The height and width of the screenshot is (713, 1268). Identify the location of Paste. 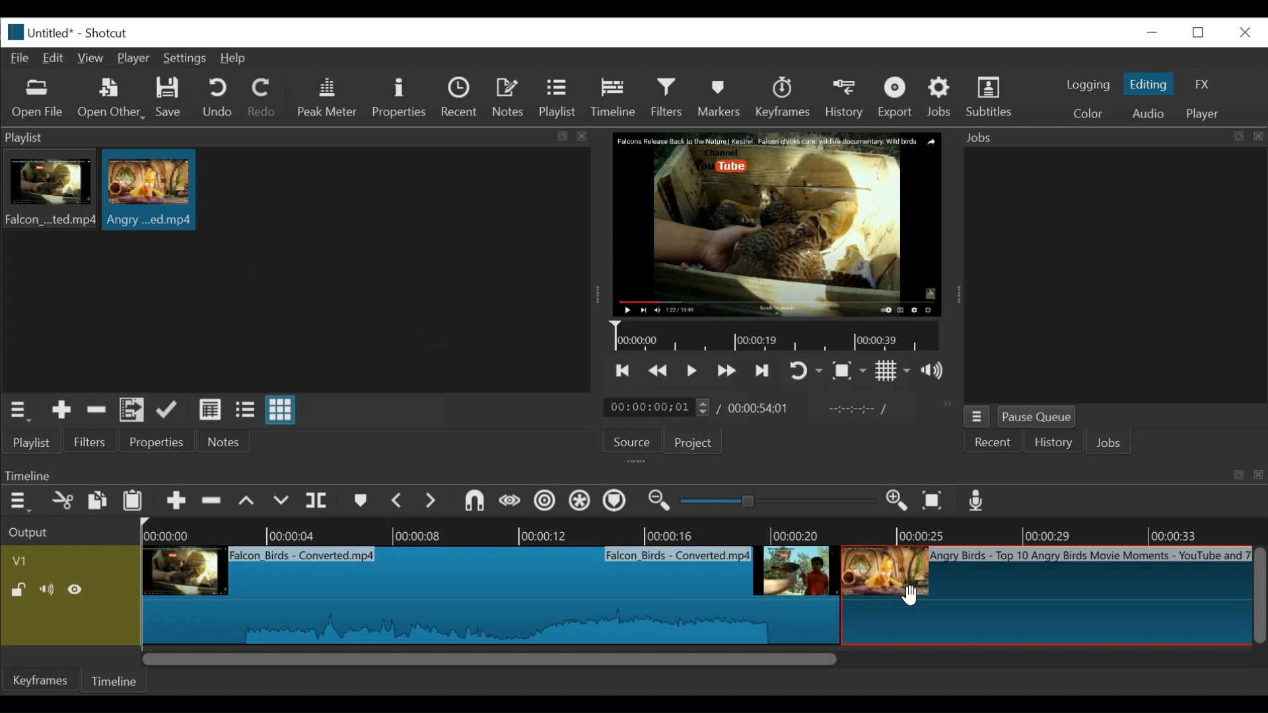
(137, 502).